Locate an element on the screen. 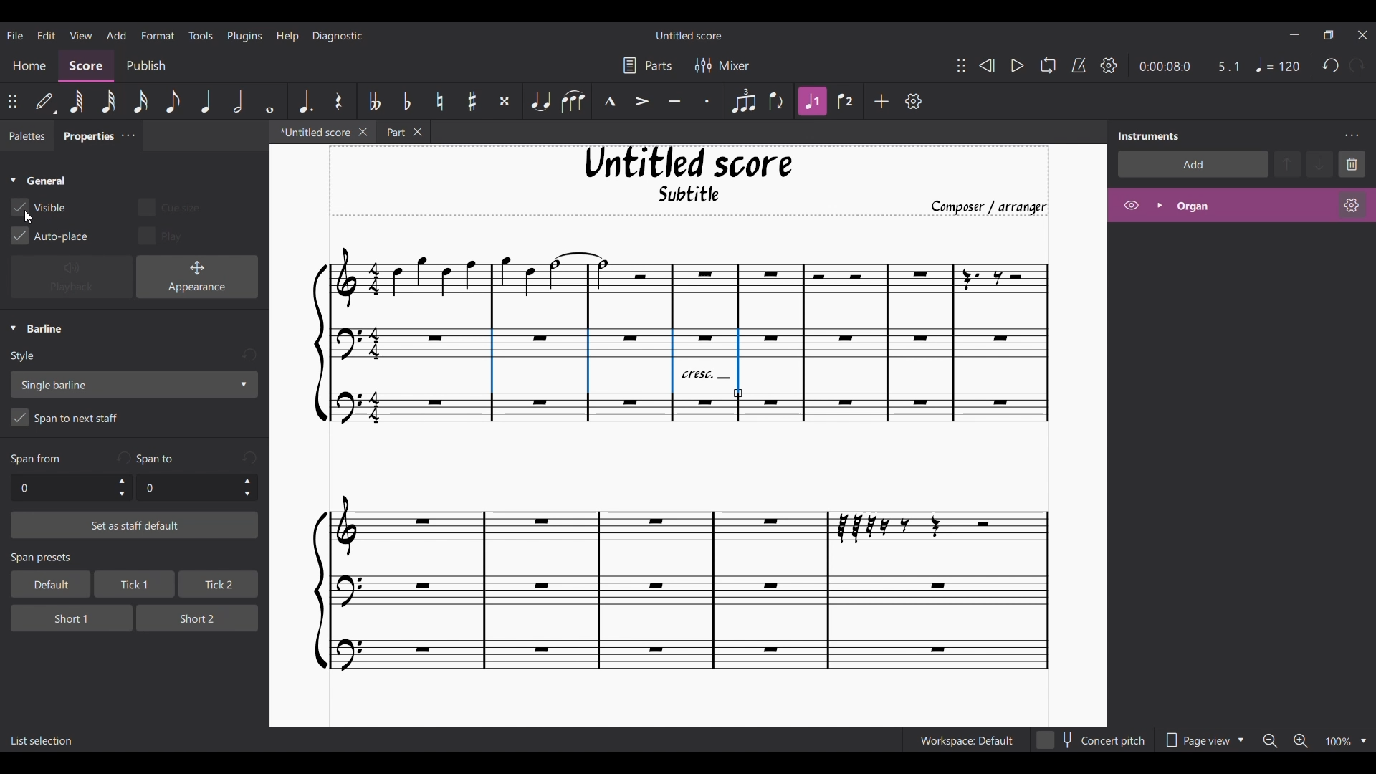 The image size is (1376, 774). View menu is located at coordinates (80, 34).